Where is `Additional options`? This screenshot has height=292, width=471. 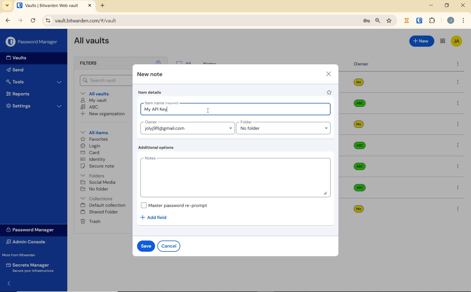 Additional options is located at coordinates (157, 148).